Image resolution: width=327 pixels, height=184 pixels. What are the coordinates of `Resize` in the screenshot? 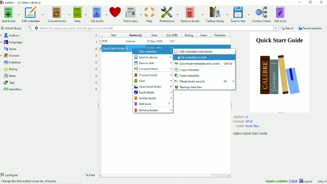 It's located at (231, 105).